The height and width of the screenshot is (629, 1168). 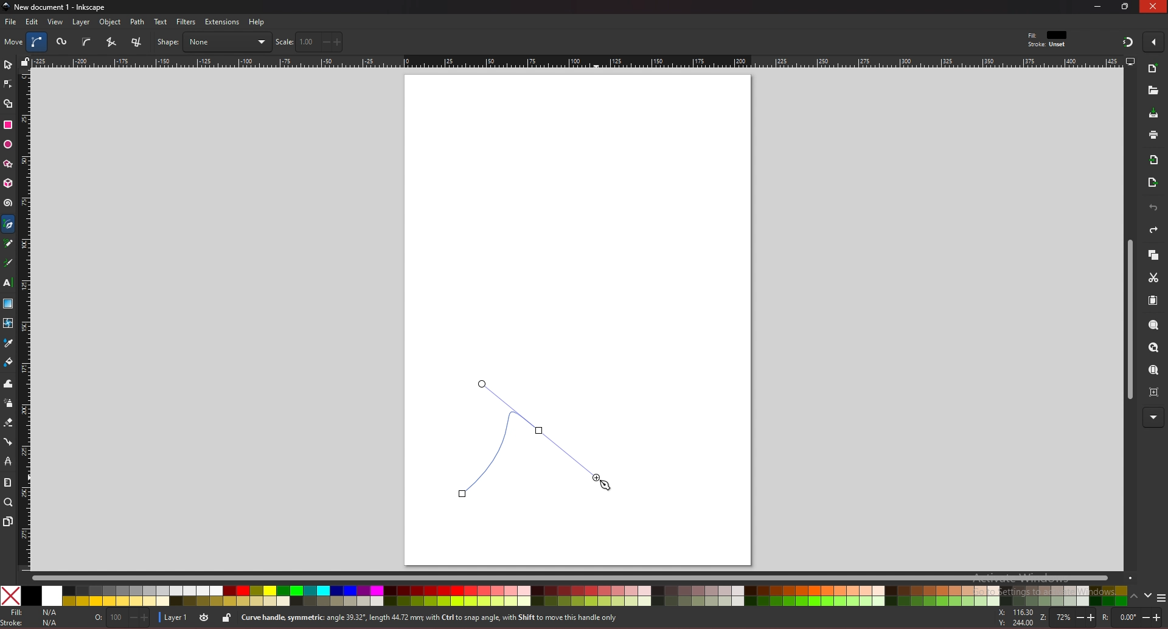 I want to click on stroke, so click(x=32, y=623).